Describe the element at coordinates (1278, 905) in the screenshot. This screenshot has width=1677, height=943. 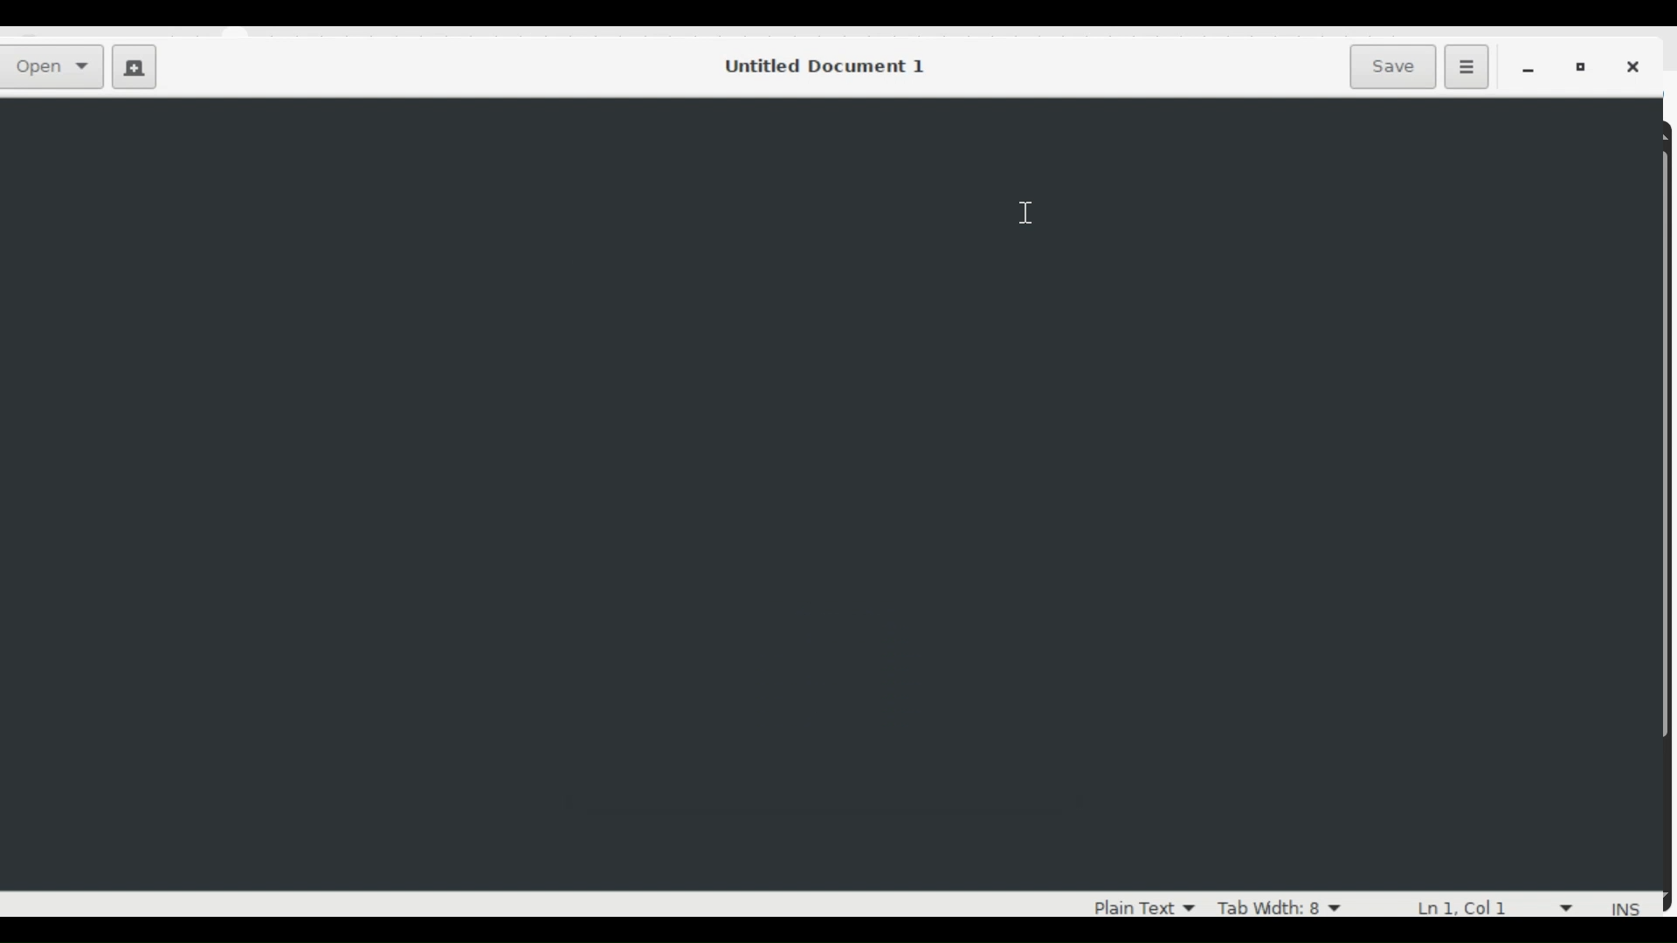
I see `Tab Width` at that location.